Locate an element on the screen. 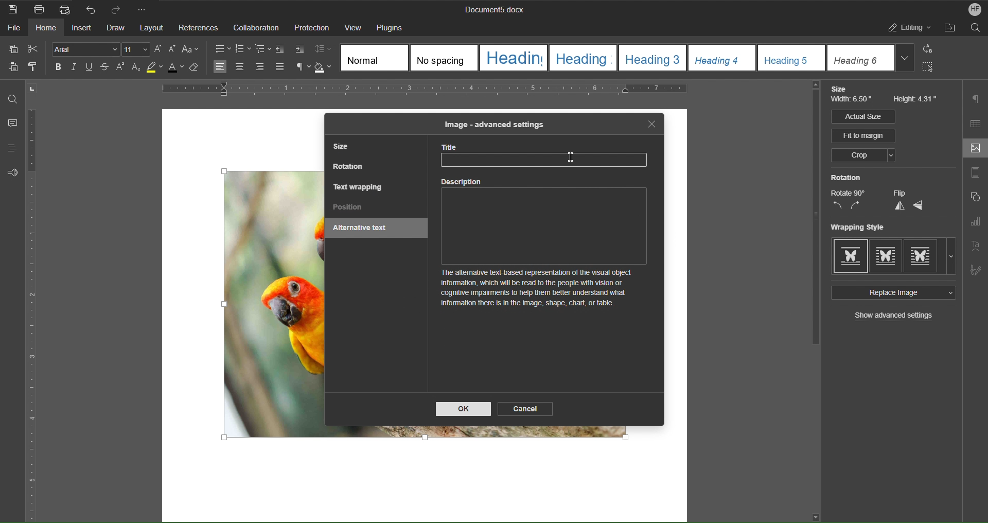 The width and height of the screenshot is (988, 523). Height is located at coordinates (916, 100).